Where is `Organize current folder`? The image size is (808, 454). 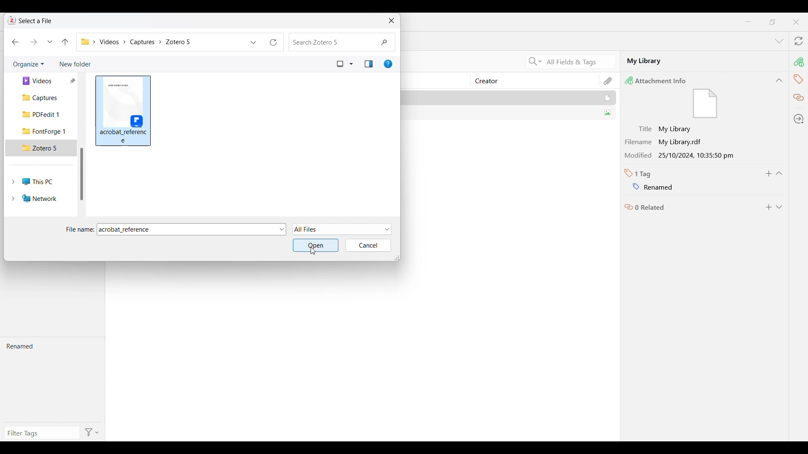
Organize current folder is located at coordinates (29, 65).